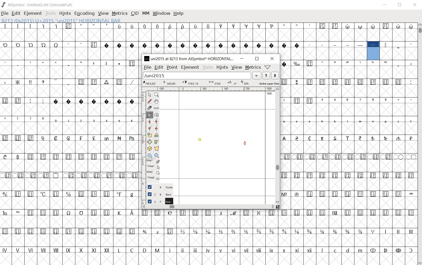  I want to click on Feltpen tool/cursor location, so click(245, 143).